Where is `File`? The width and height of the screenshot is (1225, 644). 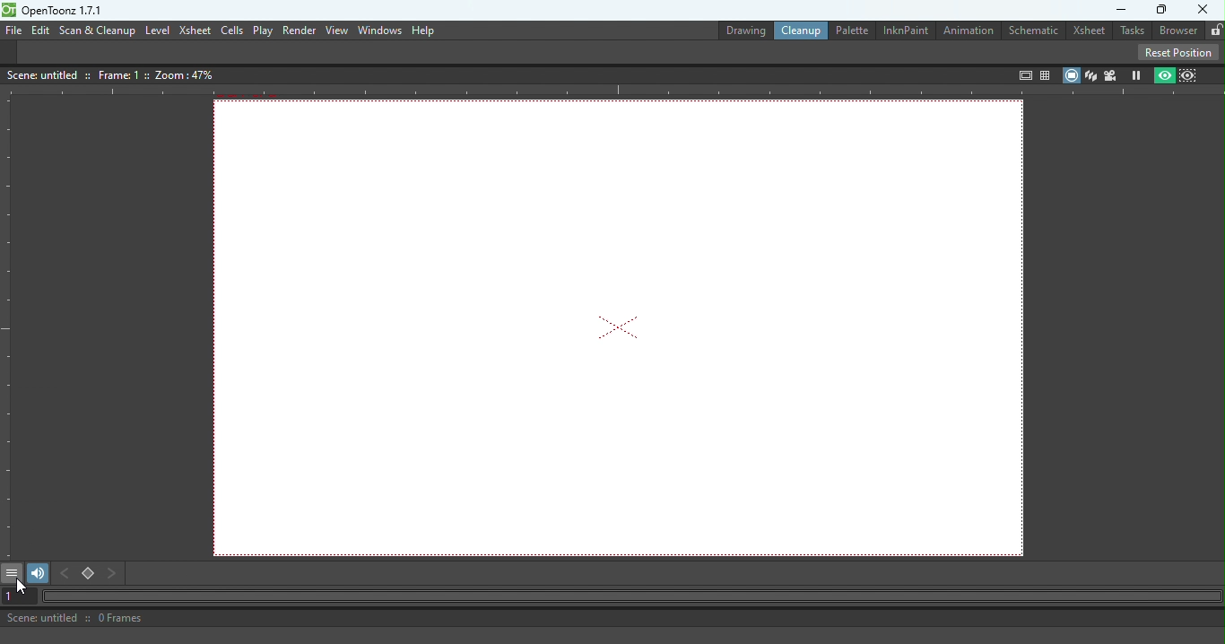
File is located at coordinates (12, 30).